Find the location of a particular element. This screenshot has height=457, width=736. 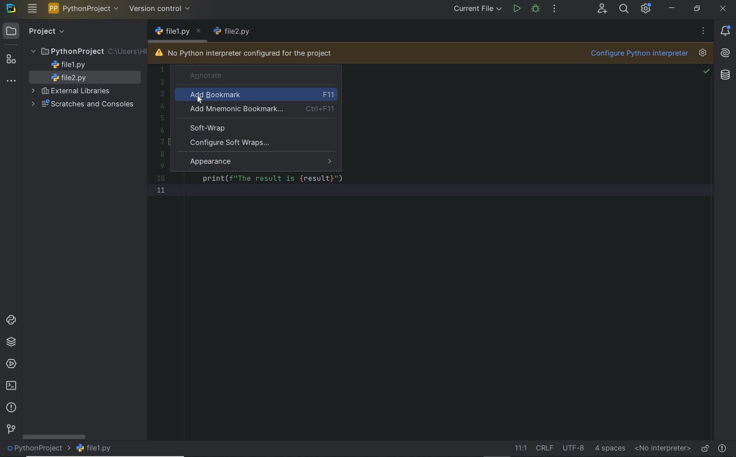

more tool windows is located at coordinates (11, 82).